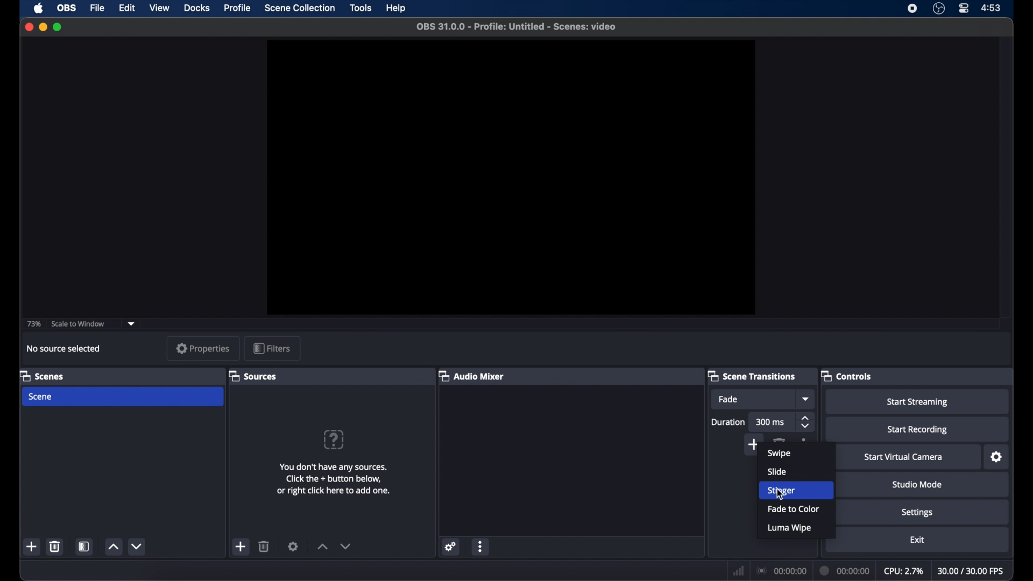 The height and width of the screenshot is (581, 1033). Describe the element at coordinates (85, 546) in the screenshot. I see `scene filters` at that location.